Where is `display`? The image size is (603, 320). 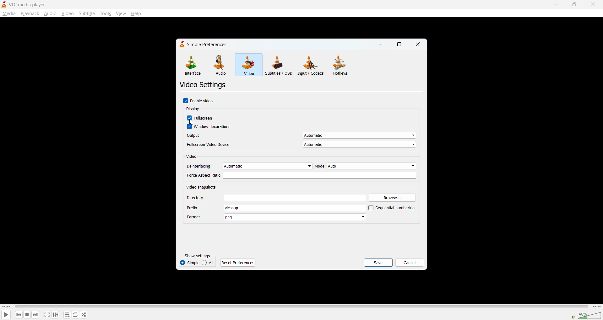
display is located at coordinates (194, 109).